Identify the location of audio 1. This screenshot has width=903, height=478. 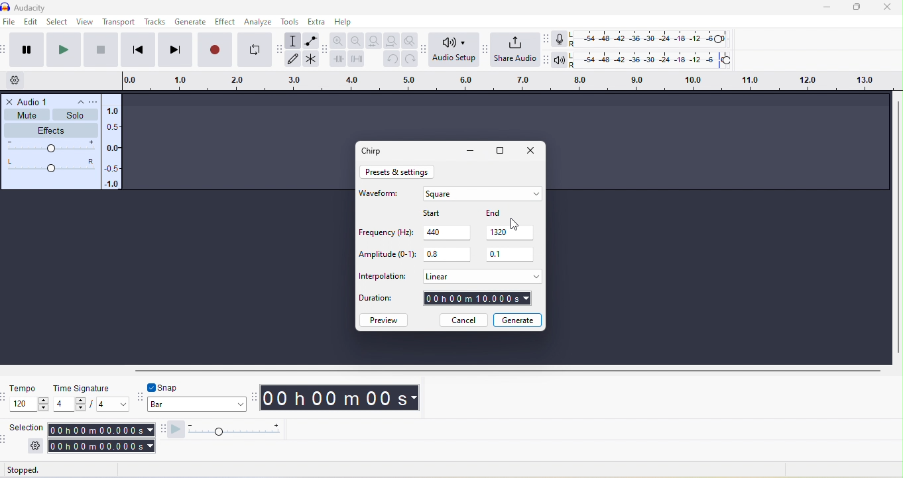
(34, 101).